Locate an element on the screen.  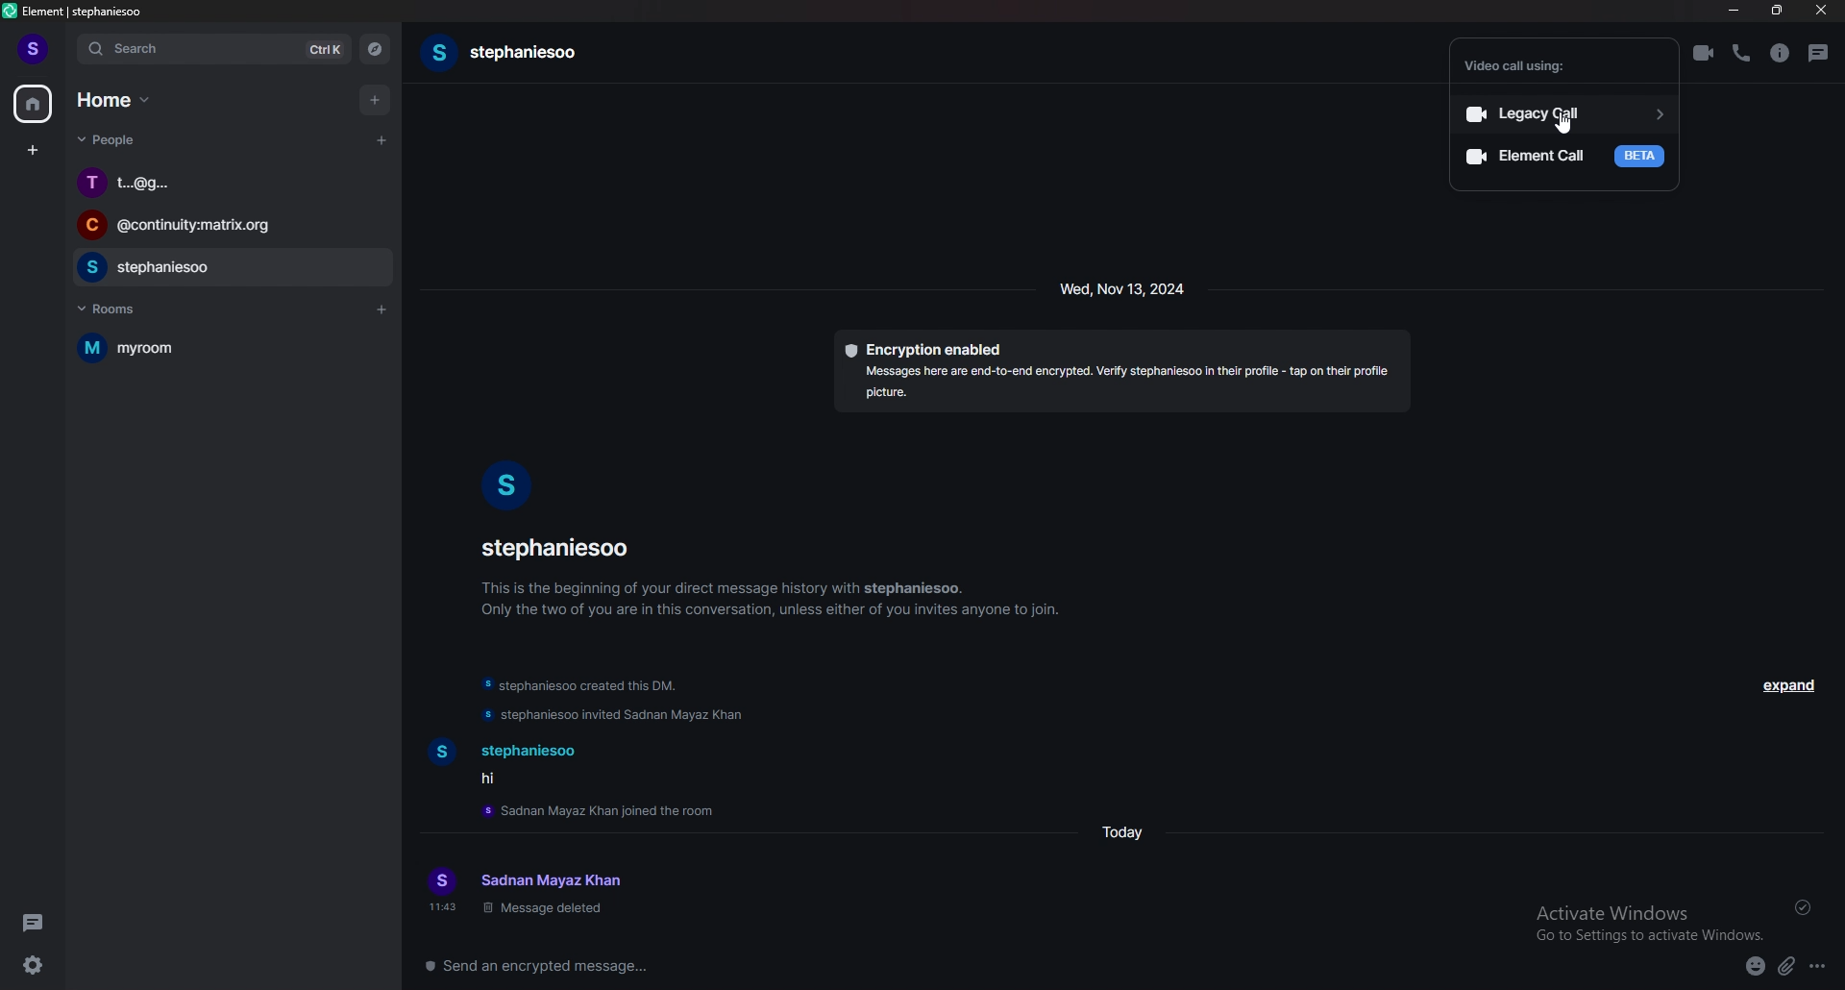
add room is located at coordinates (383, 309).